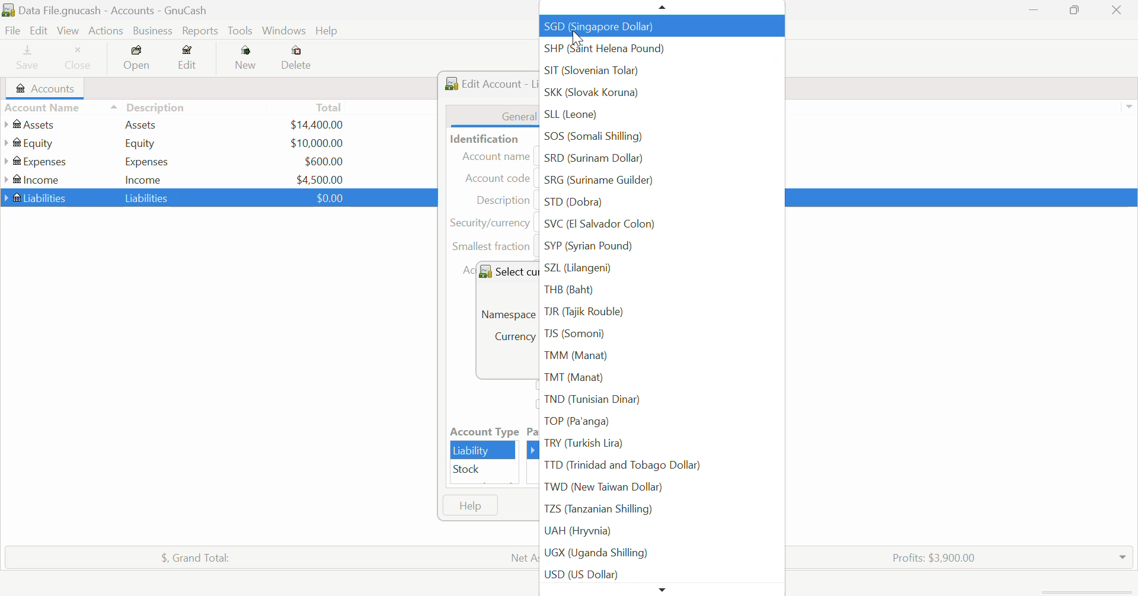 Image resolution: width=1138 pixels, height=596 pixels. What do you see at coordinates (497, 156) in the screenshot?
I see `Account name` at bounding box center [497, 156].